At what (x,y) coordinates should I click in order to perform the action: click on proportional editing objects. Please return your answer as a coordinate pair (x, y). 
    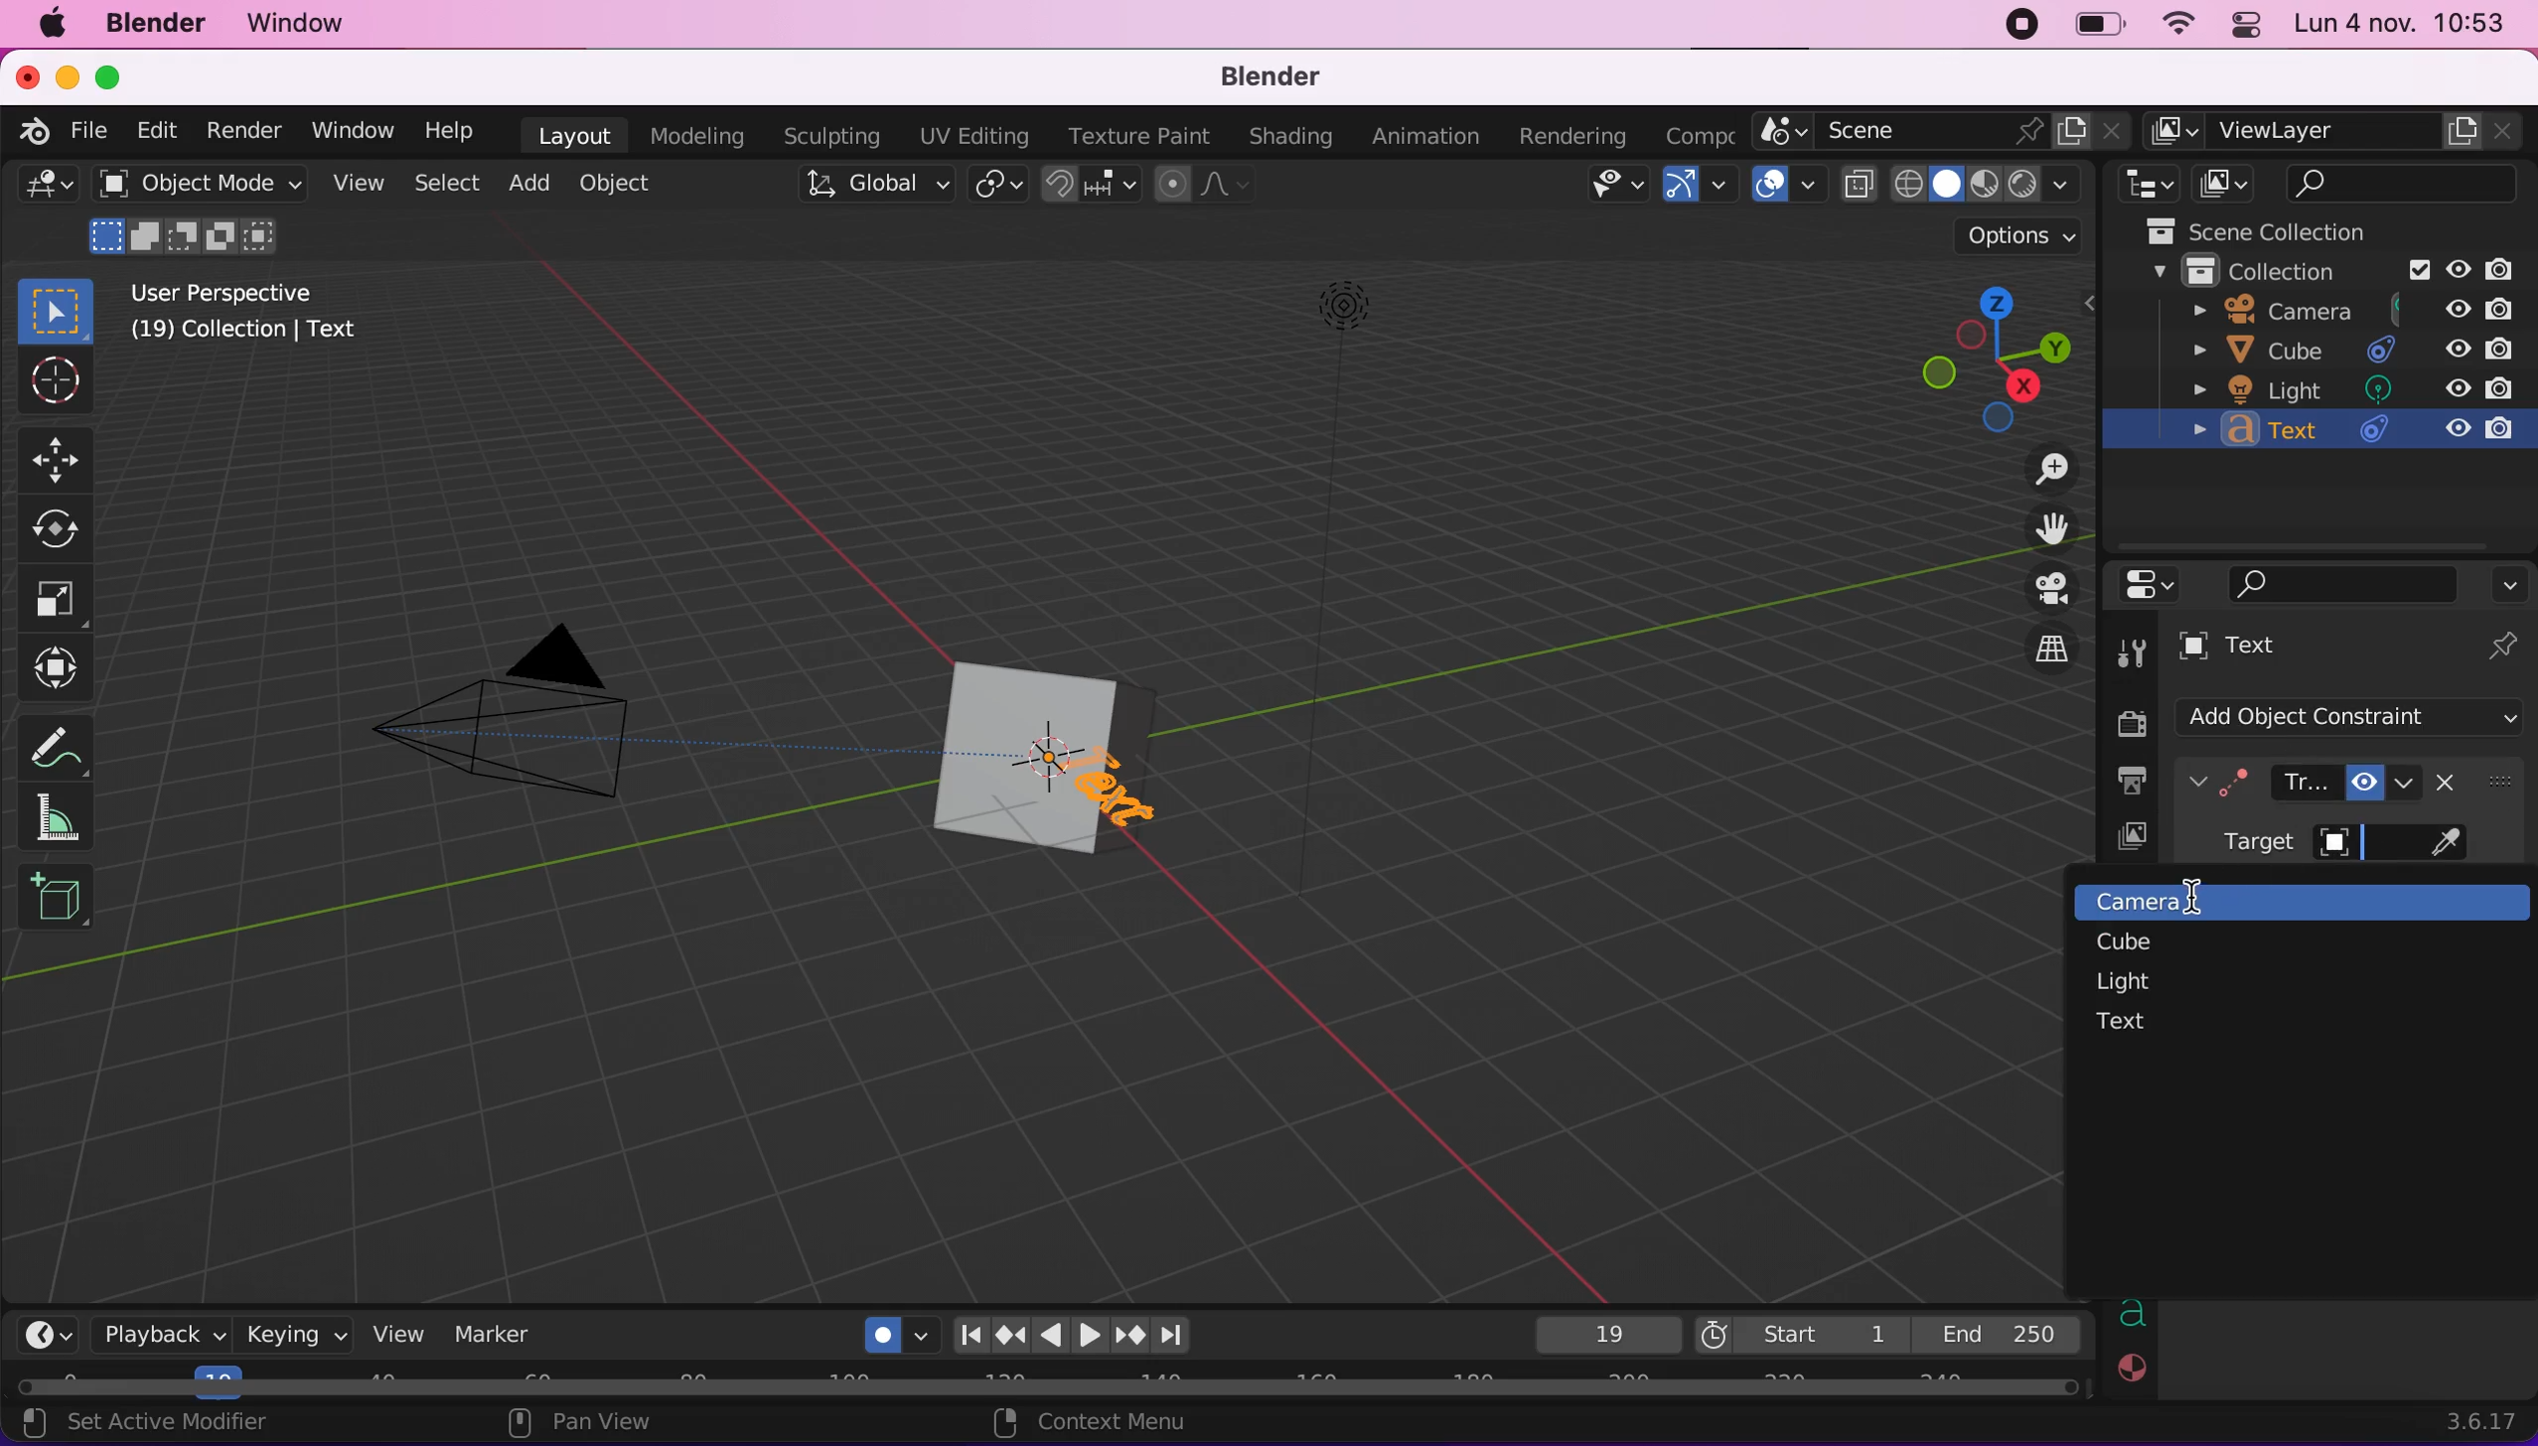
    Looking at the image, I should click on (1202, 187).